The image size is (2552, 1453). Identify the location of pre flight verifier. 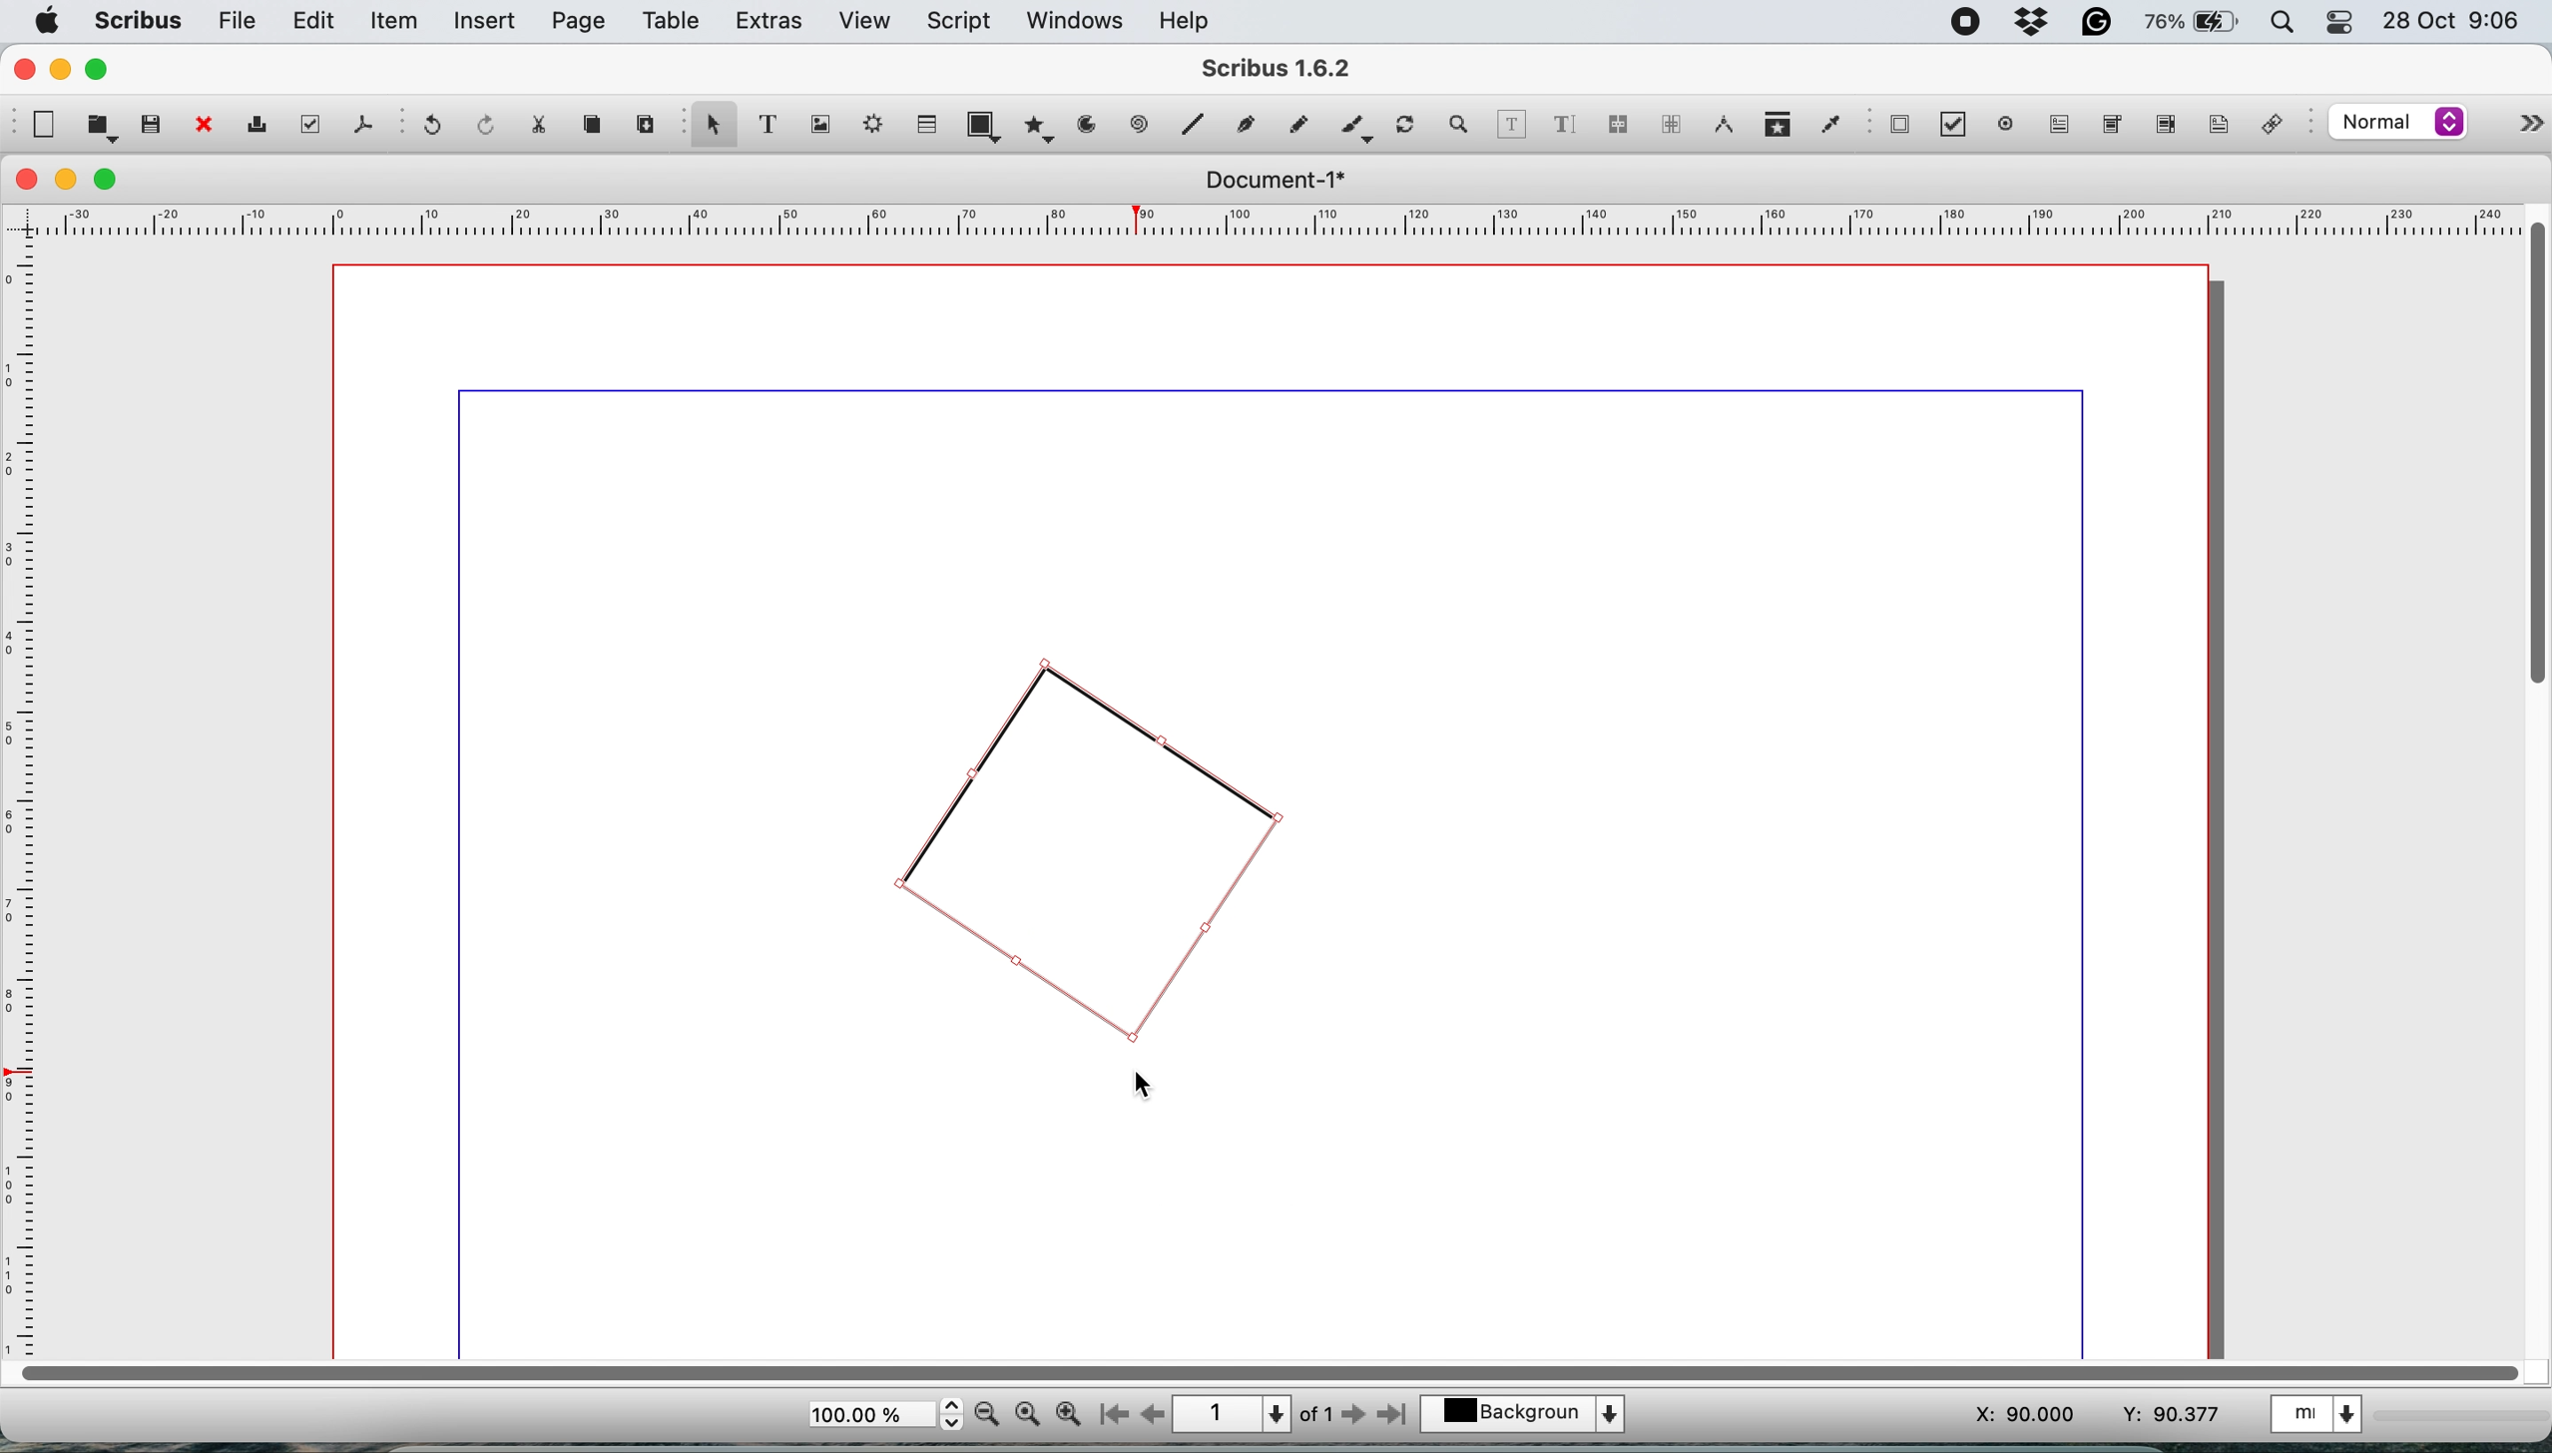
(312, 126).